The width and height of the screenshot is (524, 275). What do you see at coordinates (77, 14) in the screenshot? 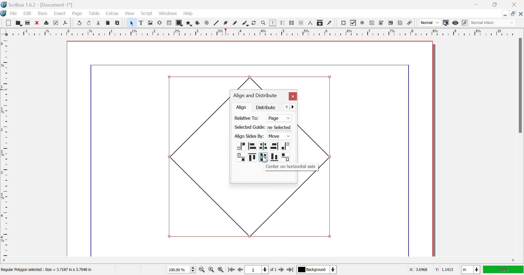
I see `Page` at bounding box center [77, 14].